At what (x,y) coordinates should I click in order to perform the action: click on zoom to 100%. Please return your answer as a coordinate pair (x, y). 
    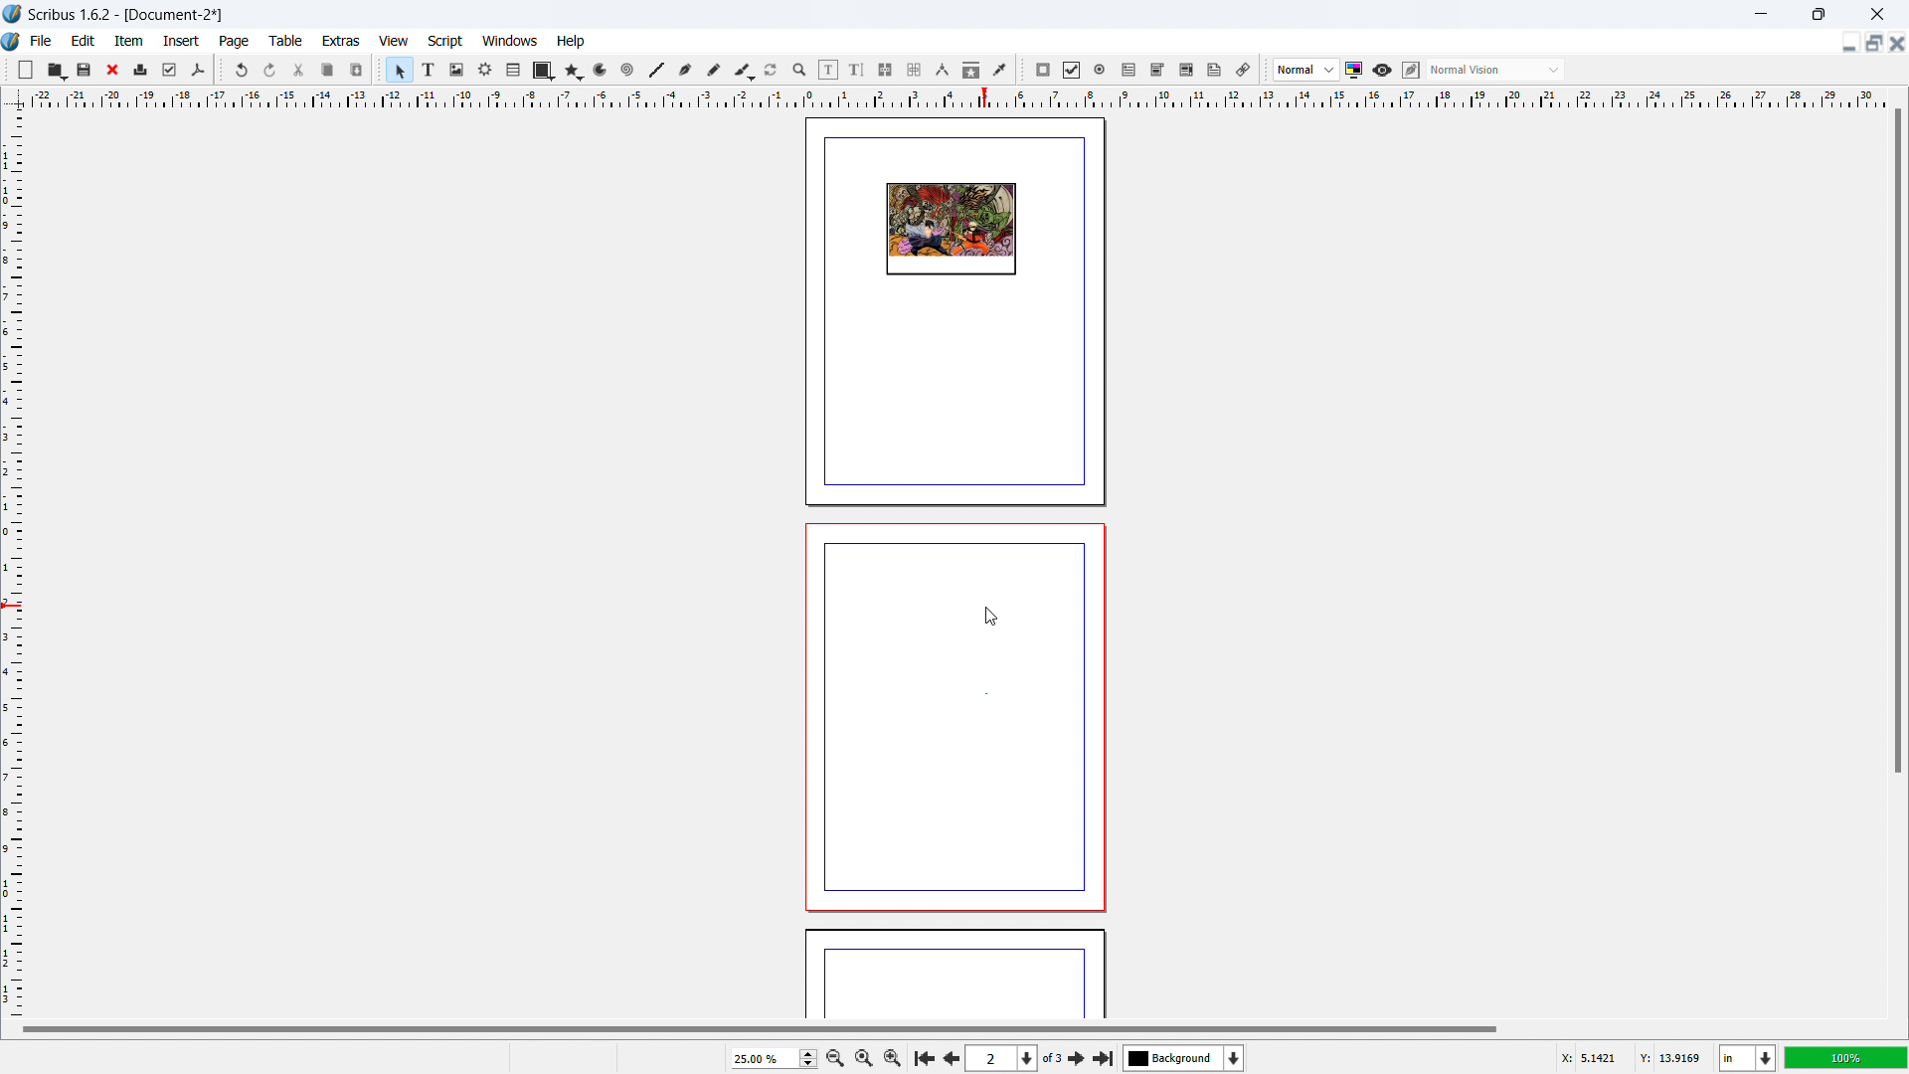
    Looking at the image, I should click on (863, 1056).